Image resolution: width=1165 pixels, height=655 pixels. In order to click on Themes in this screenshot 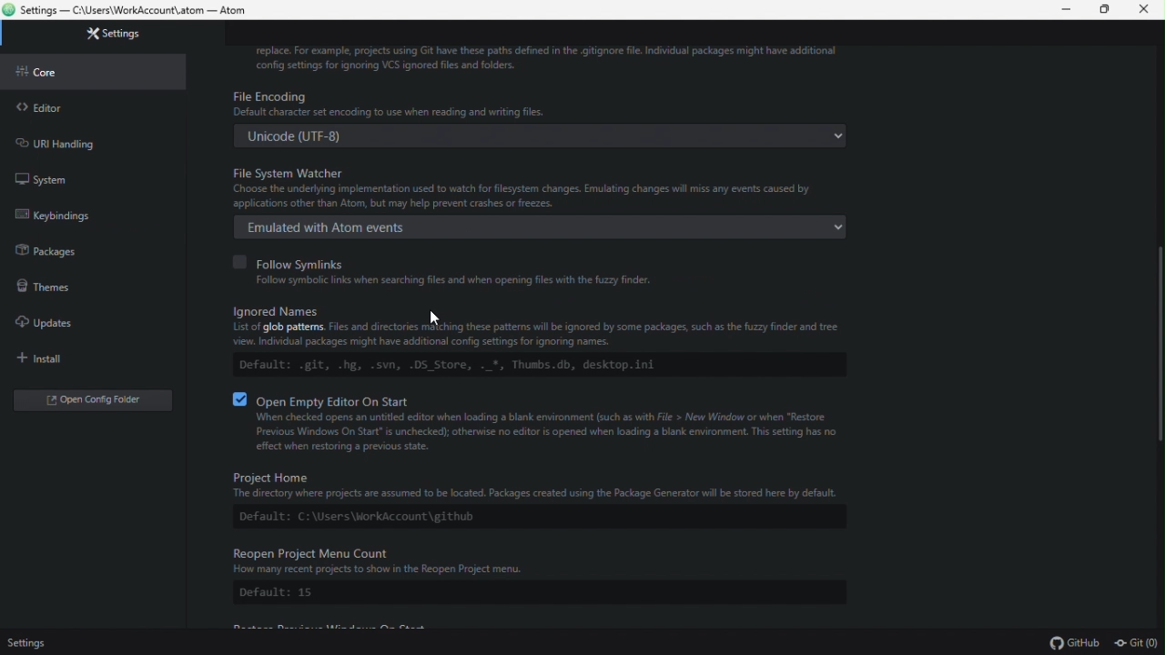, I will do `click(82, 284)`.